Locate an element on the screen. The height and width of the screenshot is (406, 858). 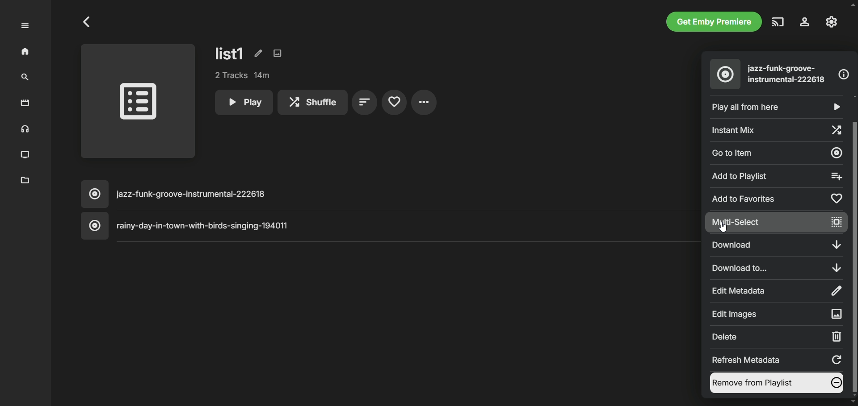
refresh metadata is located at coordinates (778, 359).